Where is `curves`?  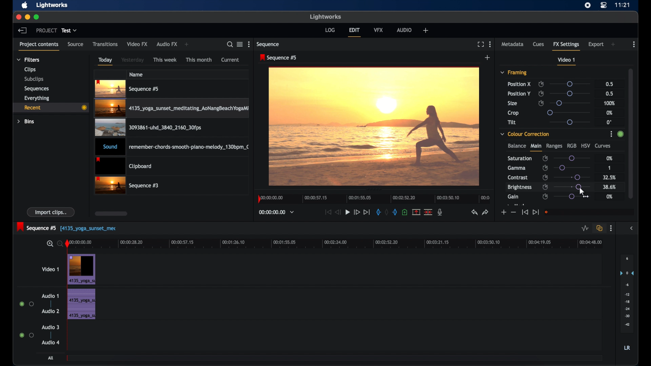
curves is located at coordinates (603, 146).